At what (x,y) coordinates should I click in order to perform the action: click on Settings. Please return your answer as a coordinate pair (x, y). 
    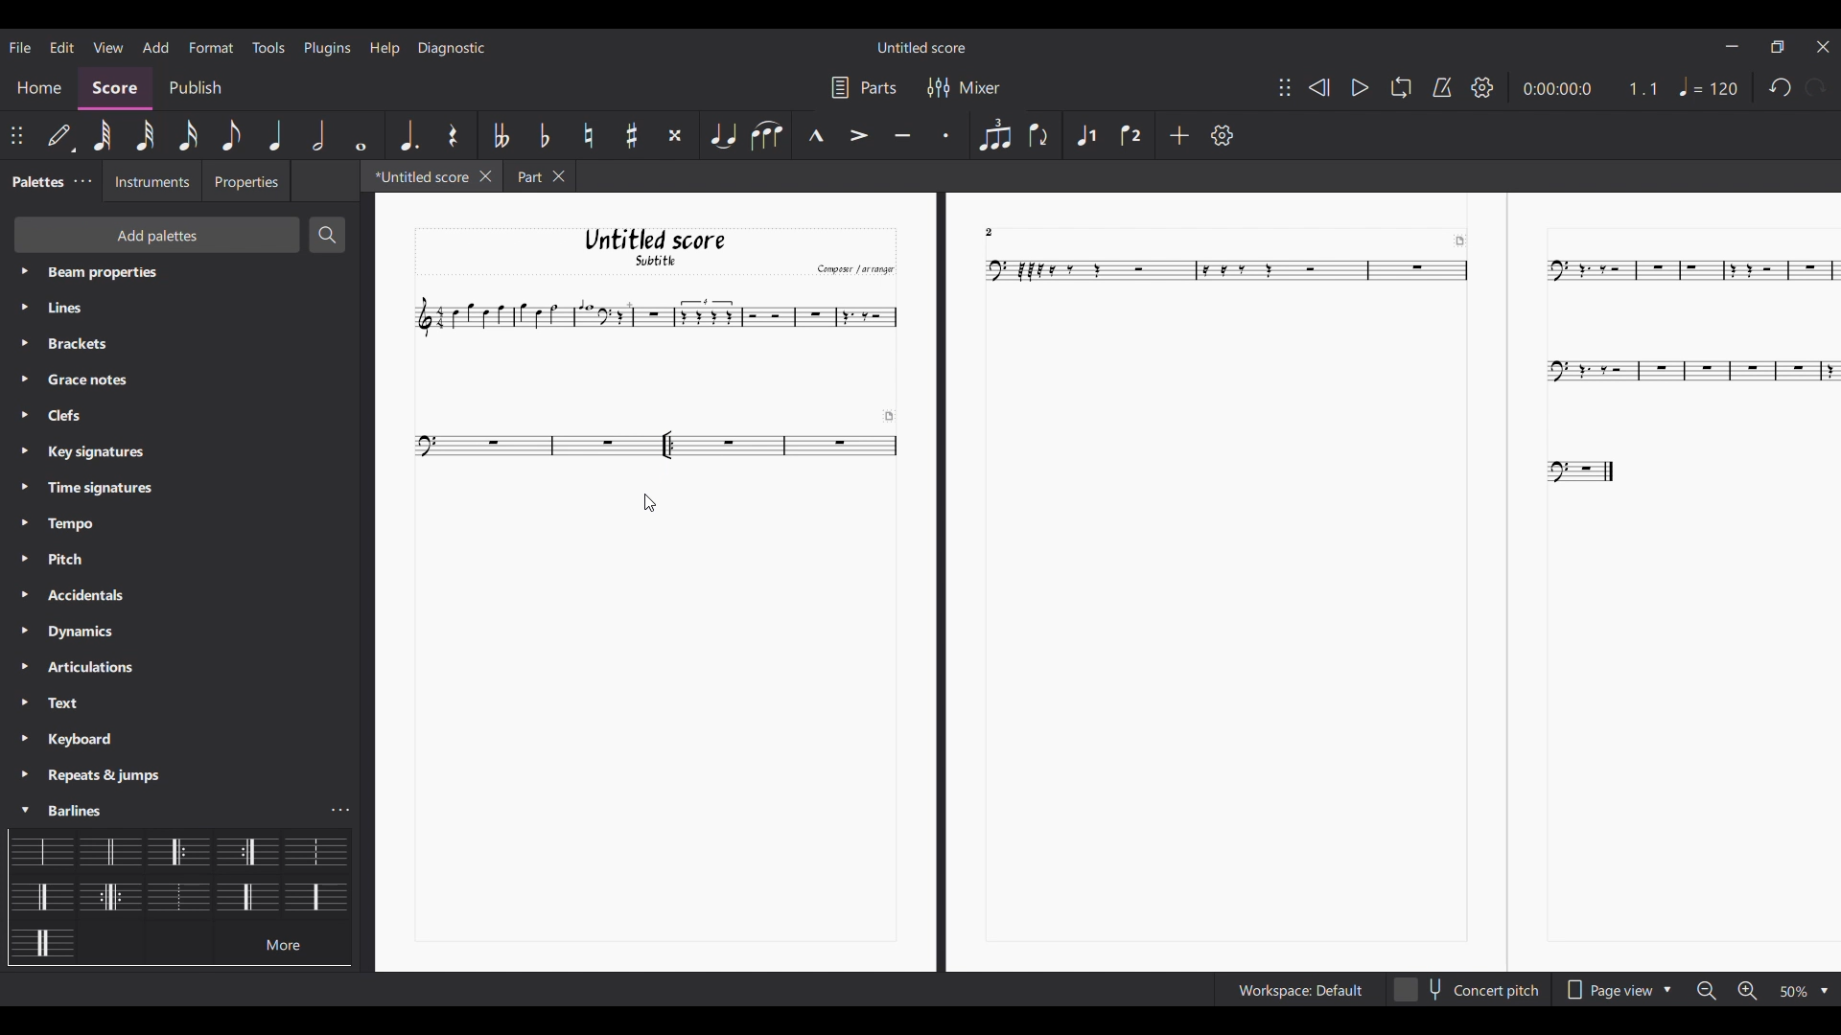
    Looking at the image, I should click on (1223, 135).